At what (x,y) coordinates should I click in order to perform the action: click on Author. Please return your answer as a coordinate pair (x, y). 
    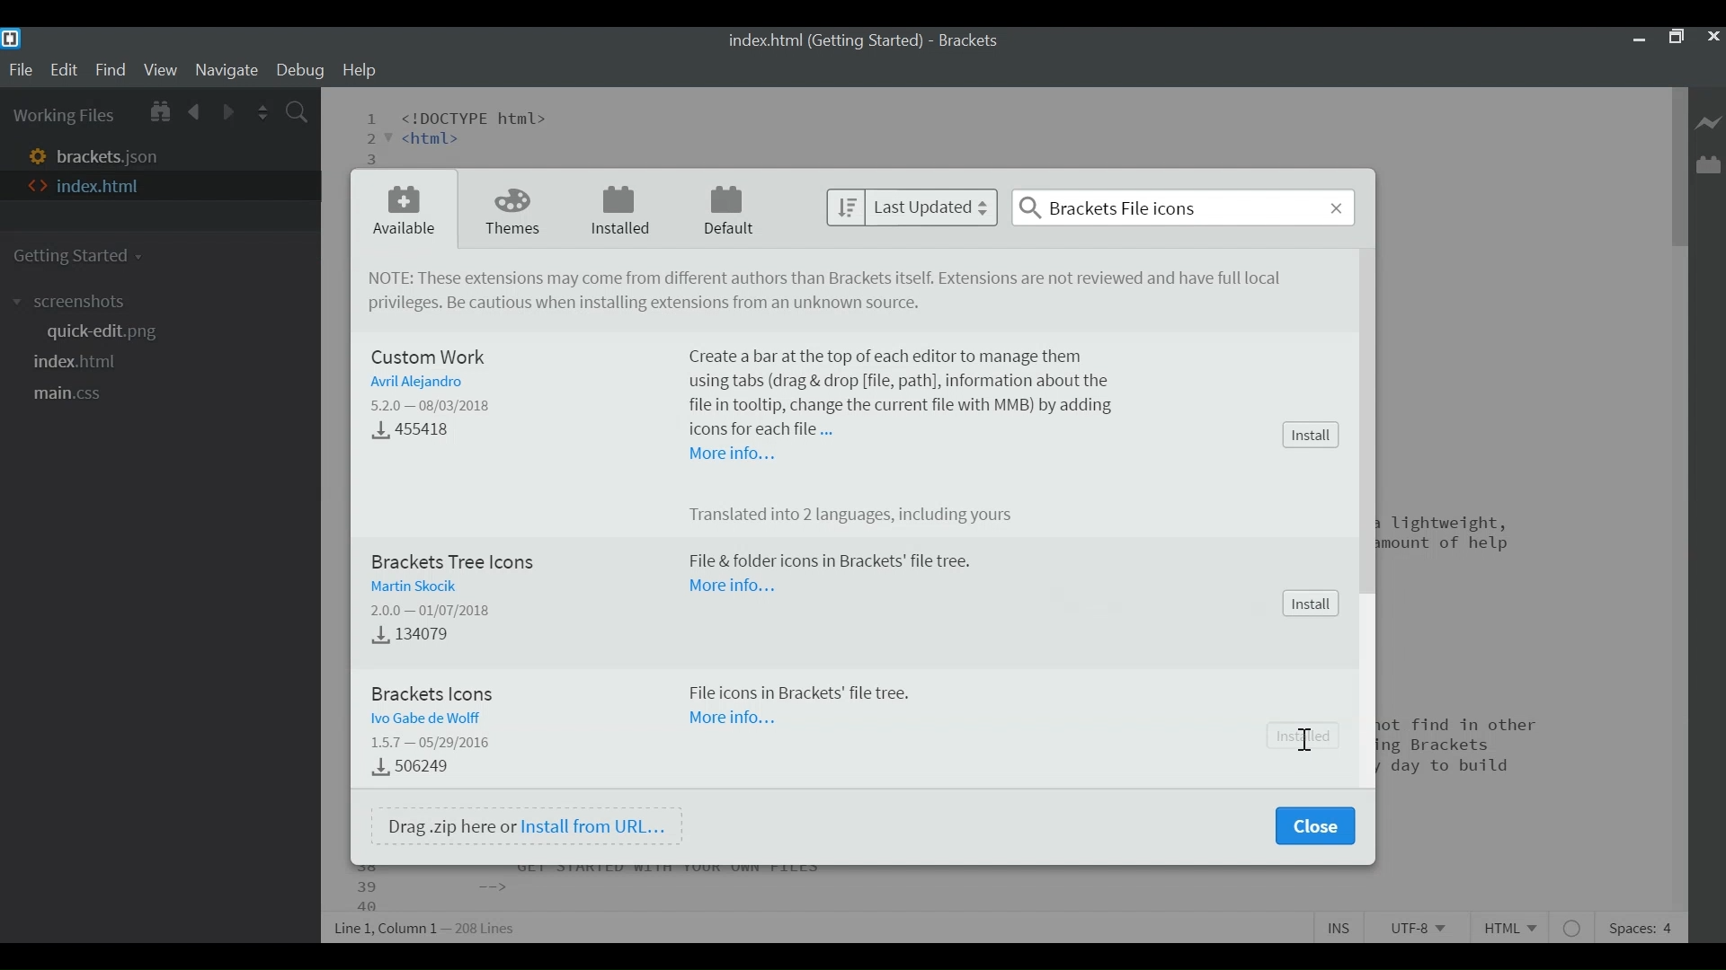
    Looking at the image, I should click on (413, 383).